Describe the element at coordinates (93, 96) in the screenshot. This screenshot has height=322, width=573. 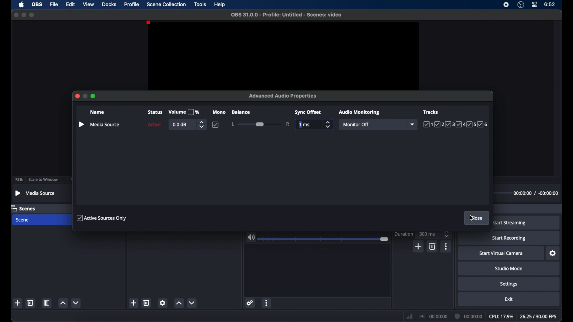
I see `maximize` at that location.